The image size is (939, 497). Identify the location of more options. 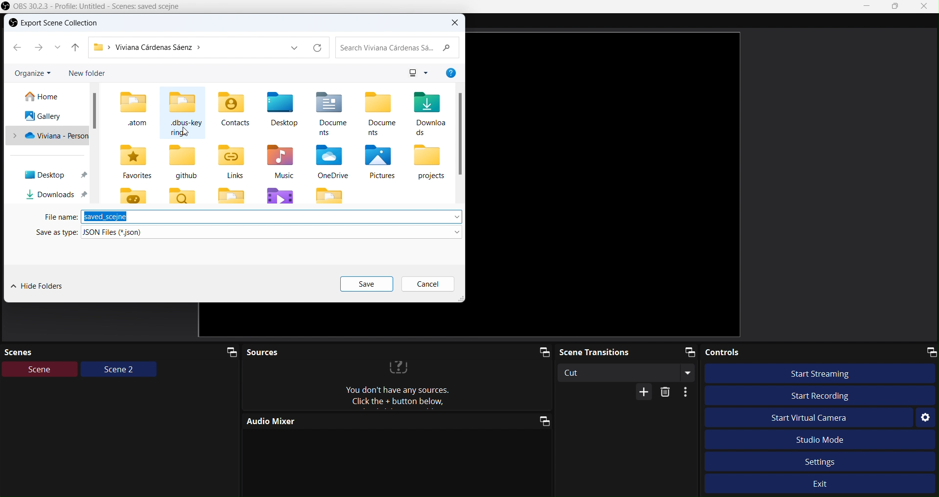
(426, 73).